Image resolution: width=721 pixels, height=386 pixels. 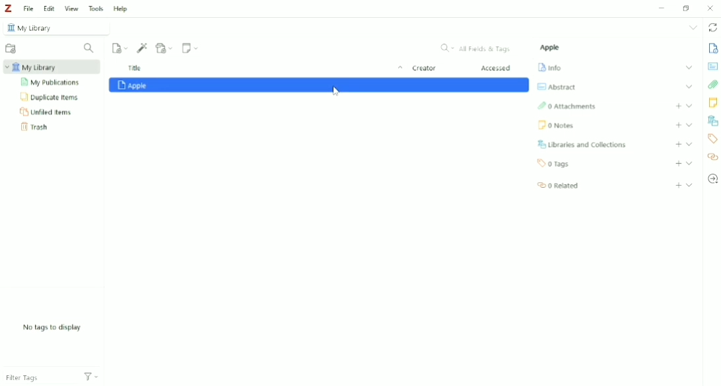 What do you see at coordinates (555, 164) in the screenshot?
I see `Tags` at bounding box center [555, 164].